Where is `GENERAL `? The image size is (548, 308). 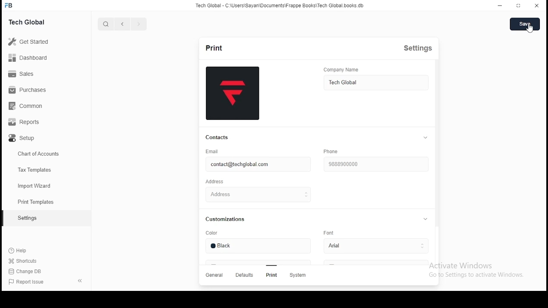
GENERAL  is located at coordinates (215, 276).